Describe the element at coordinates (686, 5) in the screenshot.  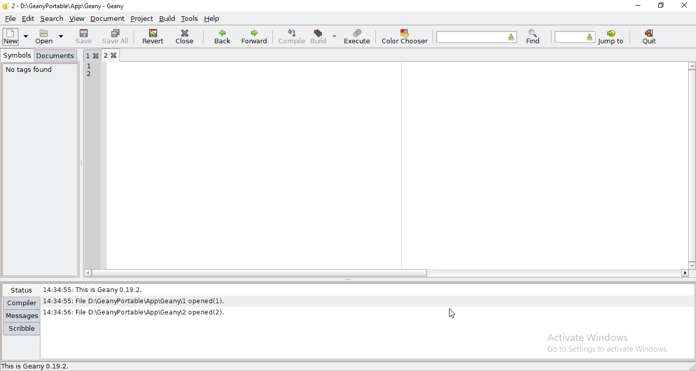
I see `close` at that location.